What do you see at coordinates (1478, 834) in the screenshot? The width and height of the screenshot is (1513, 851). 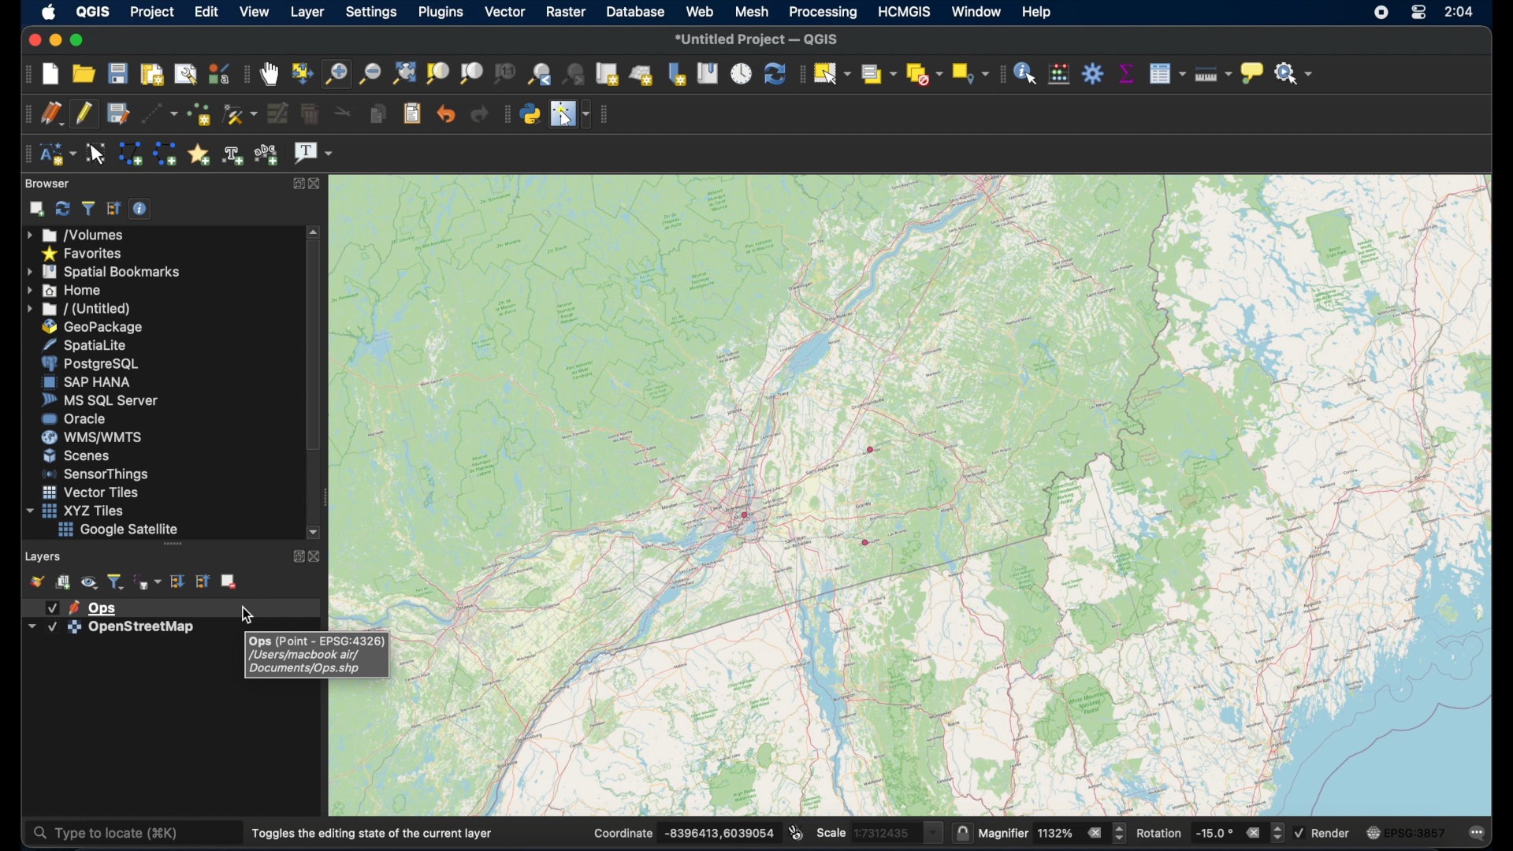 I see `comments` at bounding box center [1478, 834].